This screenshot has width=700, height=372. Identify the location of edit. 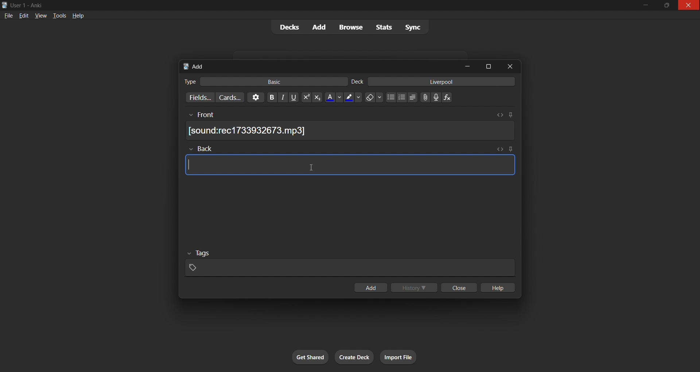
(24, 16).